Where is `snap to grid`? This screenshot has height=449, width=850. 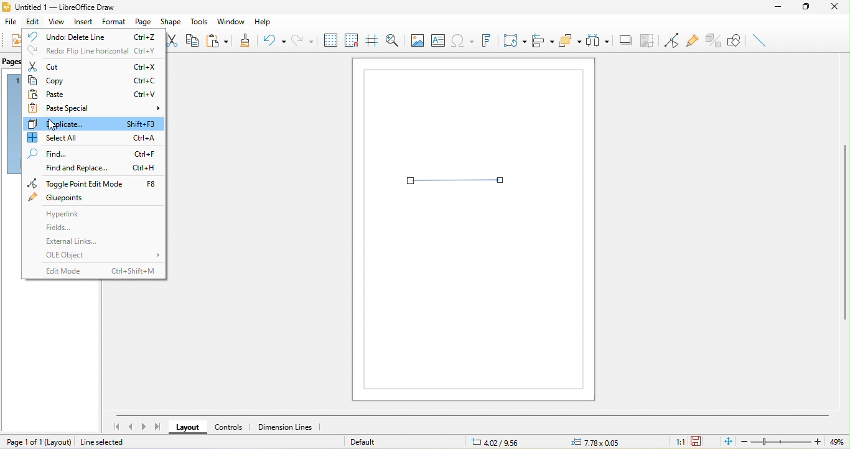 snap to grid is located at coordinates (351, 39).